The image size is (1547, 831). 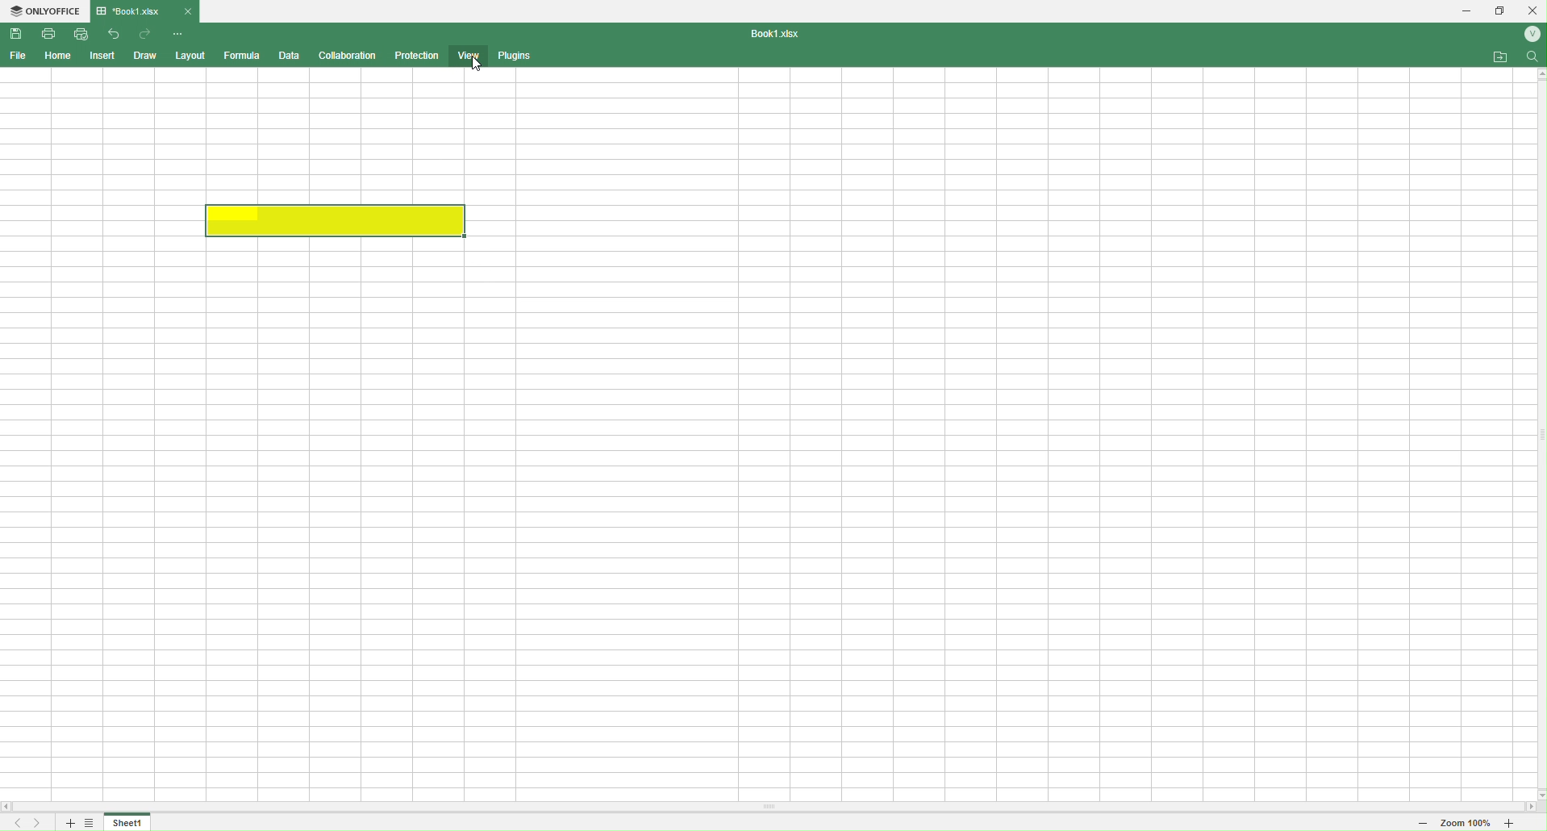 I want to click on Draw, so click(x=146, y=56).